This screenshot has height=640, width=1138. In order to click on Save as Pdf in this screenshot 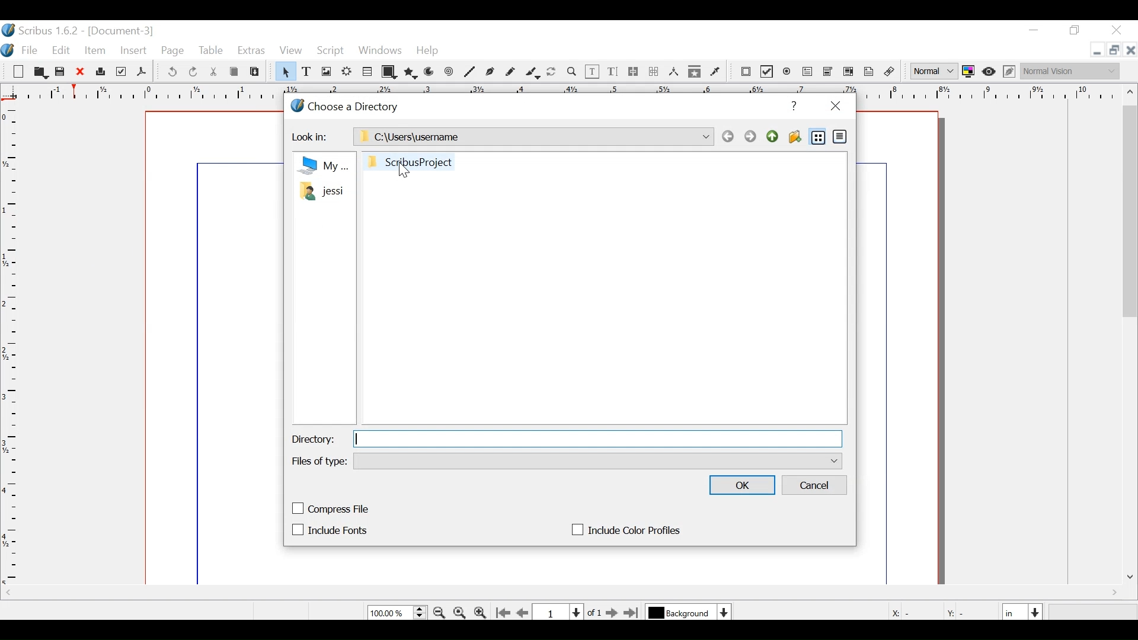, I will do `click(142, 73)`.